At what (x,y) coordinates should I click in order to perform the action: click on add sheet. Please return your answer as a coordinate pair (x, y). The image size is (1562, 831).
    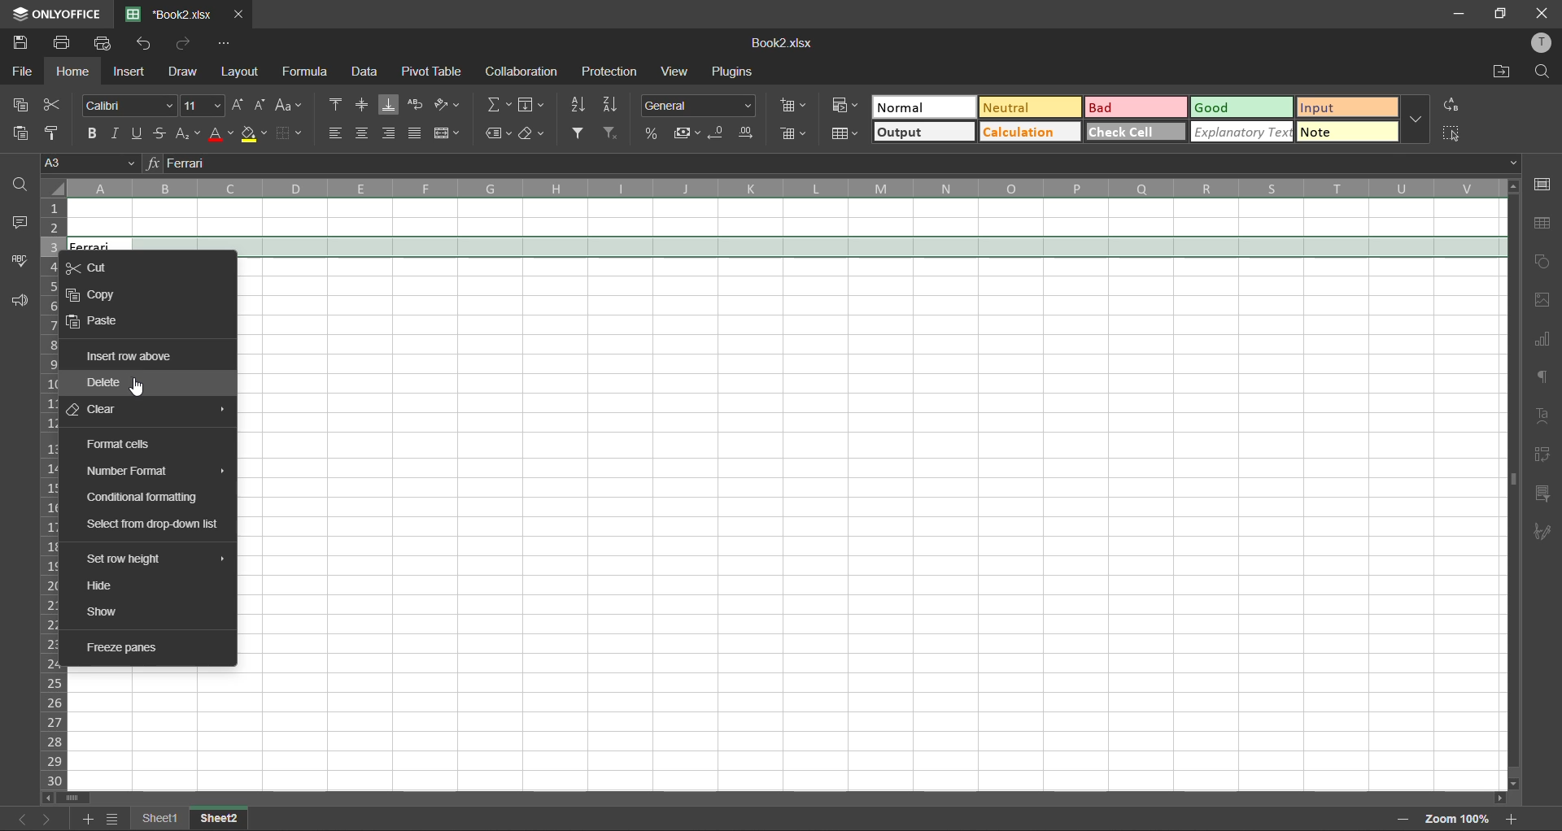
    Looking at the image, I should click on (89, 818).